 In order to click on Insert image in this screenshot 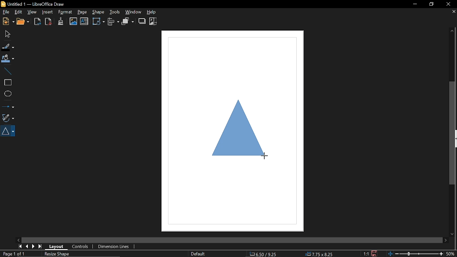, I will do `click(84, 21)`.